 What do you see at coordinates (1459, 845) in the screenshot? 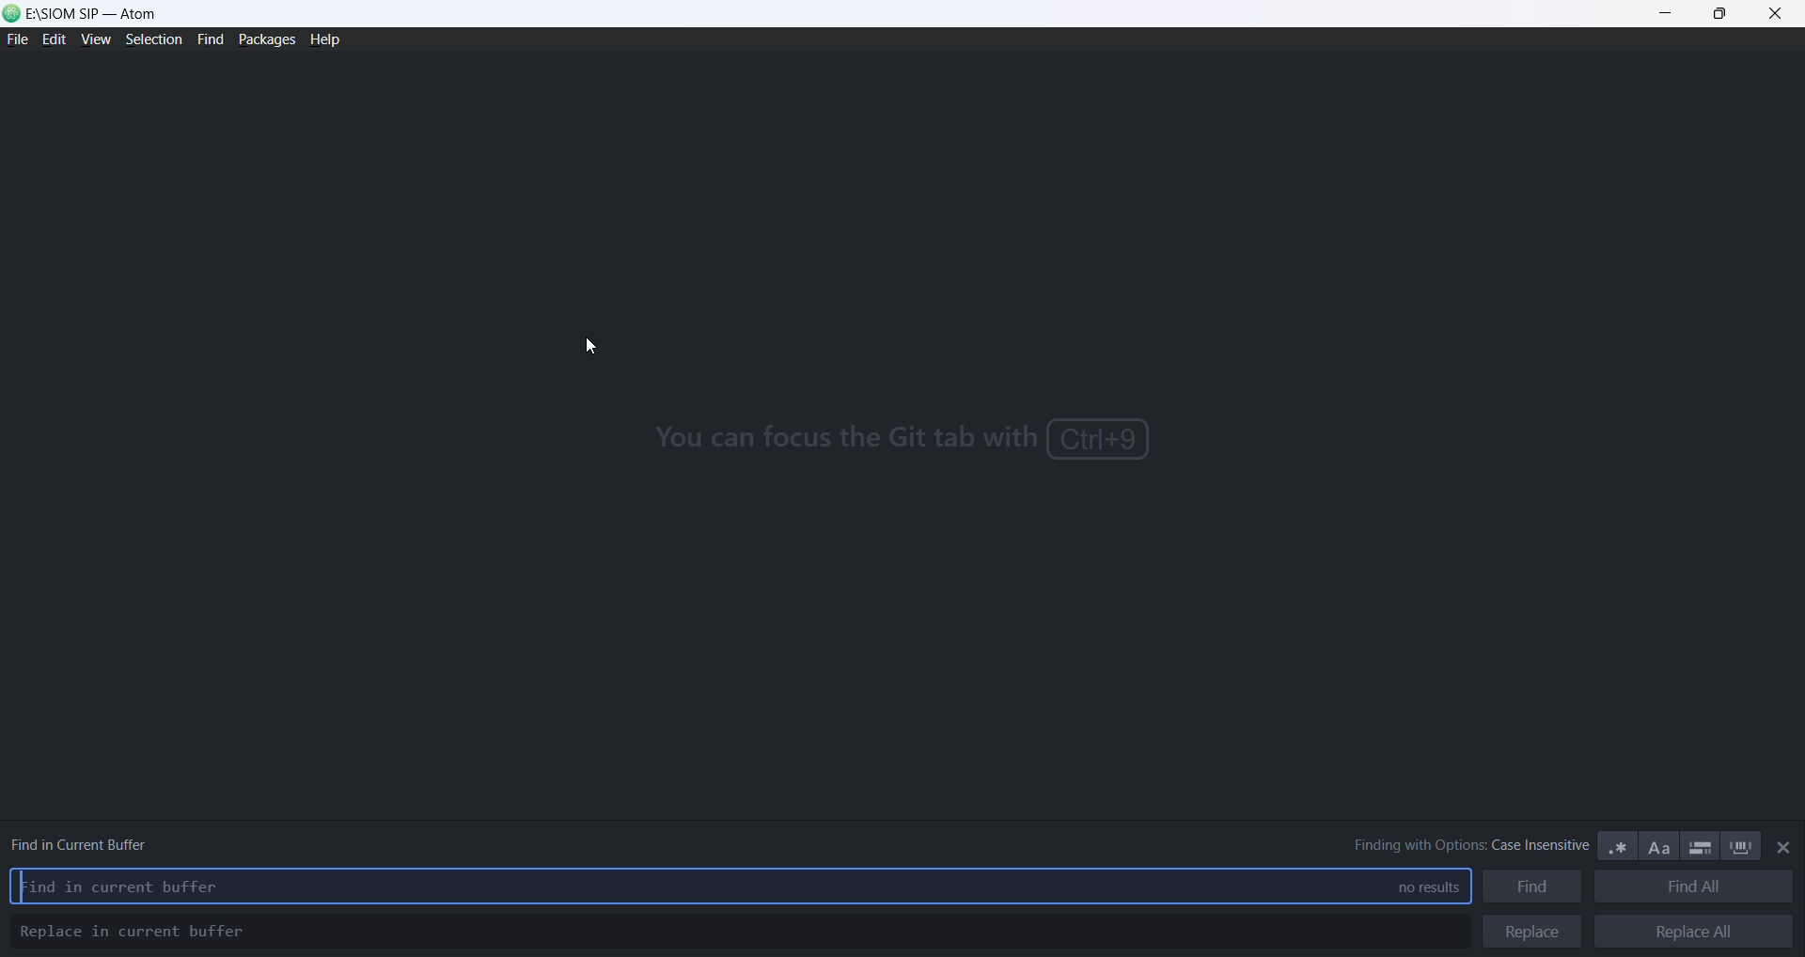
I see `finding with options : case sensitive` at bounding box center [1459, 845].